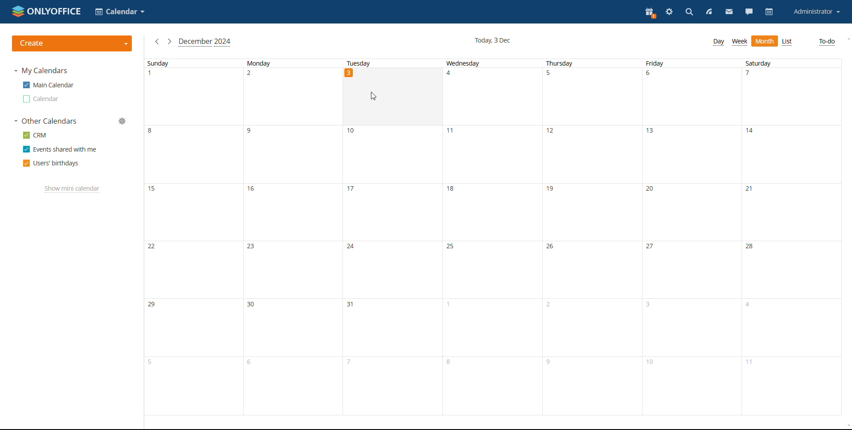 This screenshot has height=430, width=852. I want to click on main calendar, so click(48, 85).